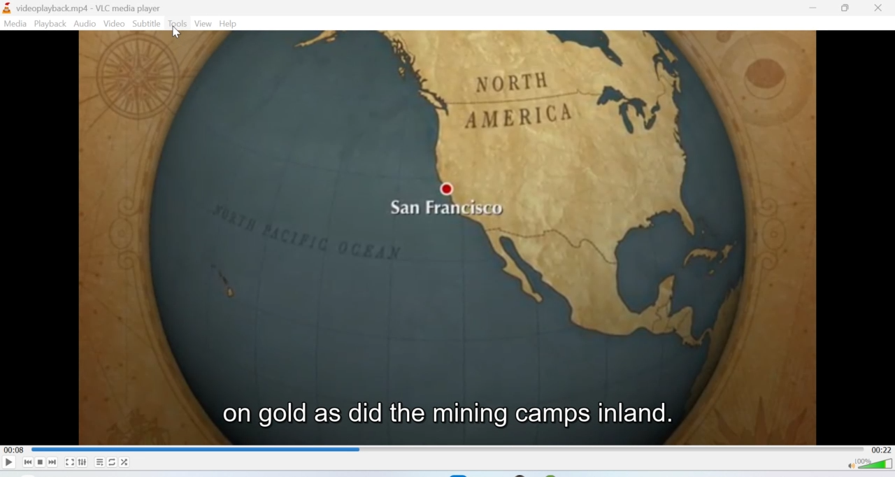 The image size is (895, 477). I want to click on Shuffle, so click(125, 463).